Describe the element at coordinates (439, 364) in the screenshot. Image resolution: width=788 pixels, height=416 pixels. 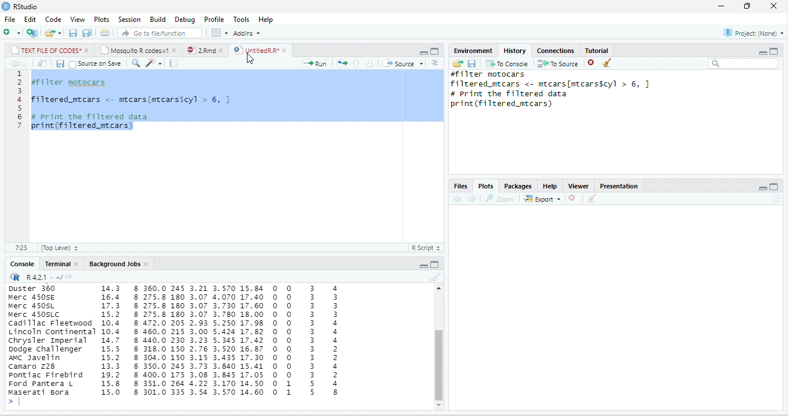
I see `scroll bar` at that location.